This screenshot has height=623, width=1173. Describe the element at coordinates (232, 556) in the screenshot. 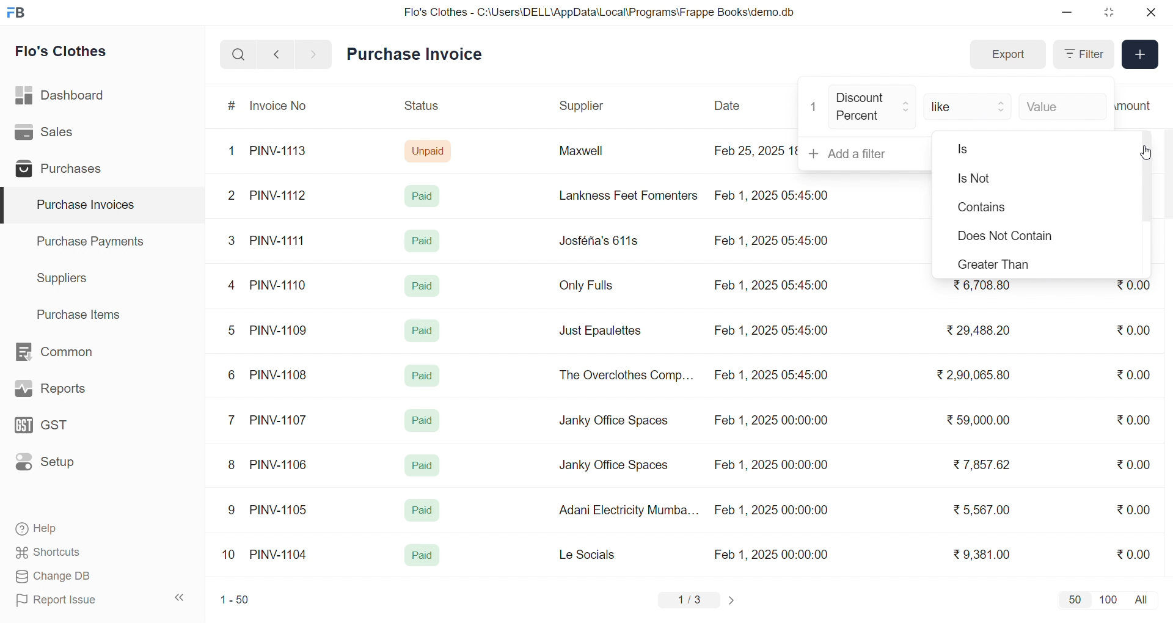

I see `10` at that location.